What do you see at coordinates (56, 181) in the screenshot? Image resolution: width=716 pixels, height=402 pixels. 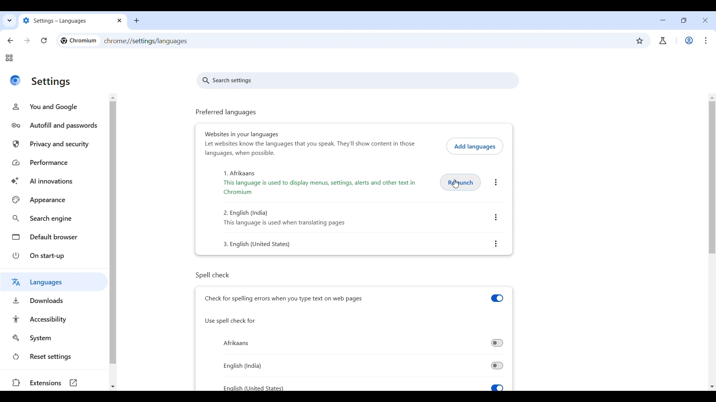 I see `AI innovations` at bounding box center [56, 181].